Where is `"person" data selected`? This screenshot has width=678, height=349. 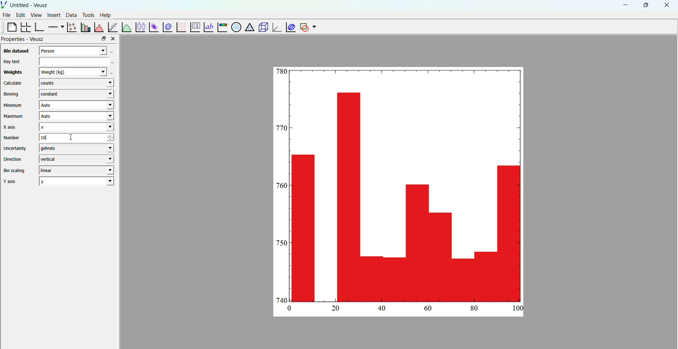 "person" data selected is located at coordinates (78, 50).